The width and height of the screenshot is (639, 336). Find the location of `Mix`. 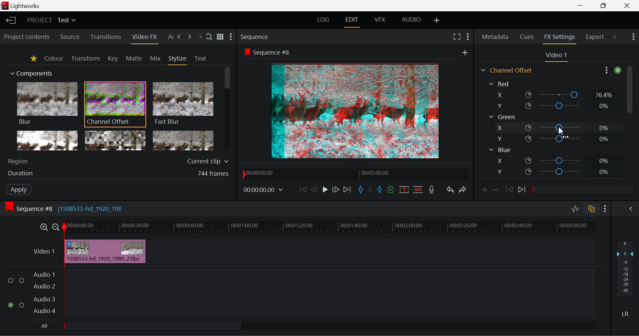

Mix is located at coordinates (156, 59).